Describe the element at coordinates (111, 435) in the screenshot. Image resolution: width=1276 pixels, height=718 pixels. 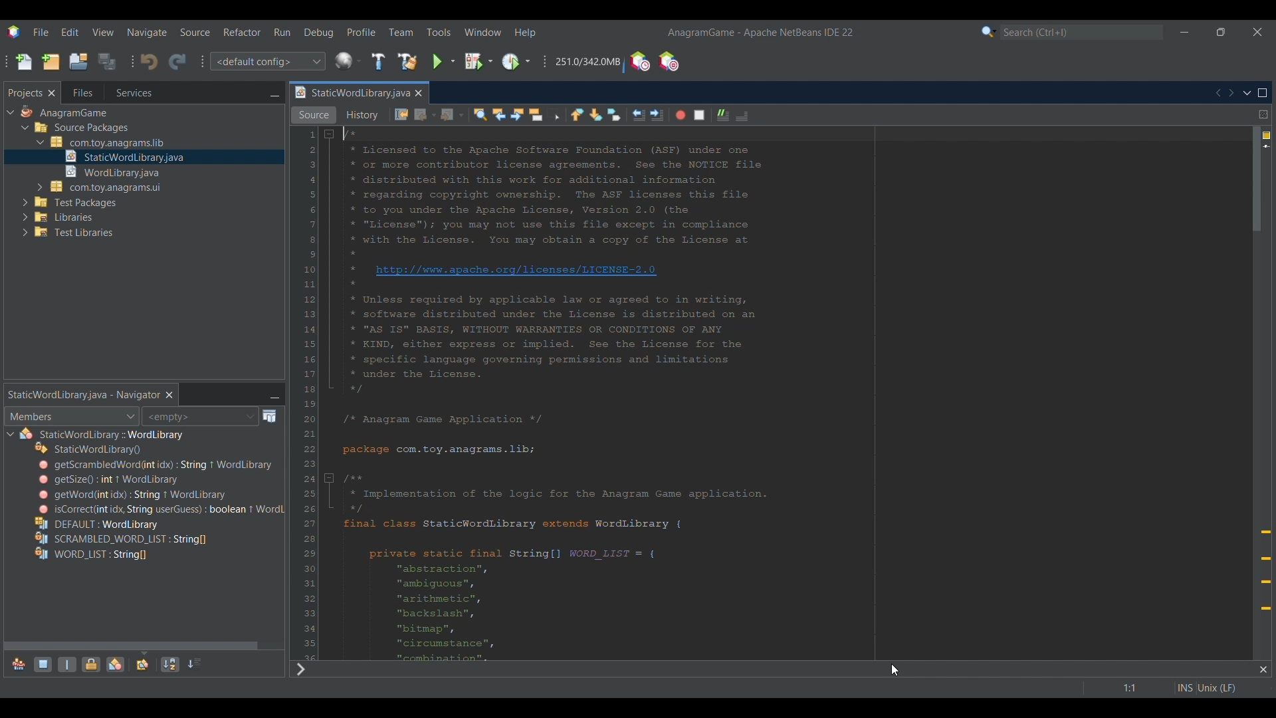
I see `` at that location.